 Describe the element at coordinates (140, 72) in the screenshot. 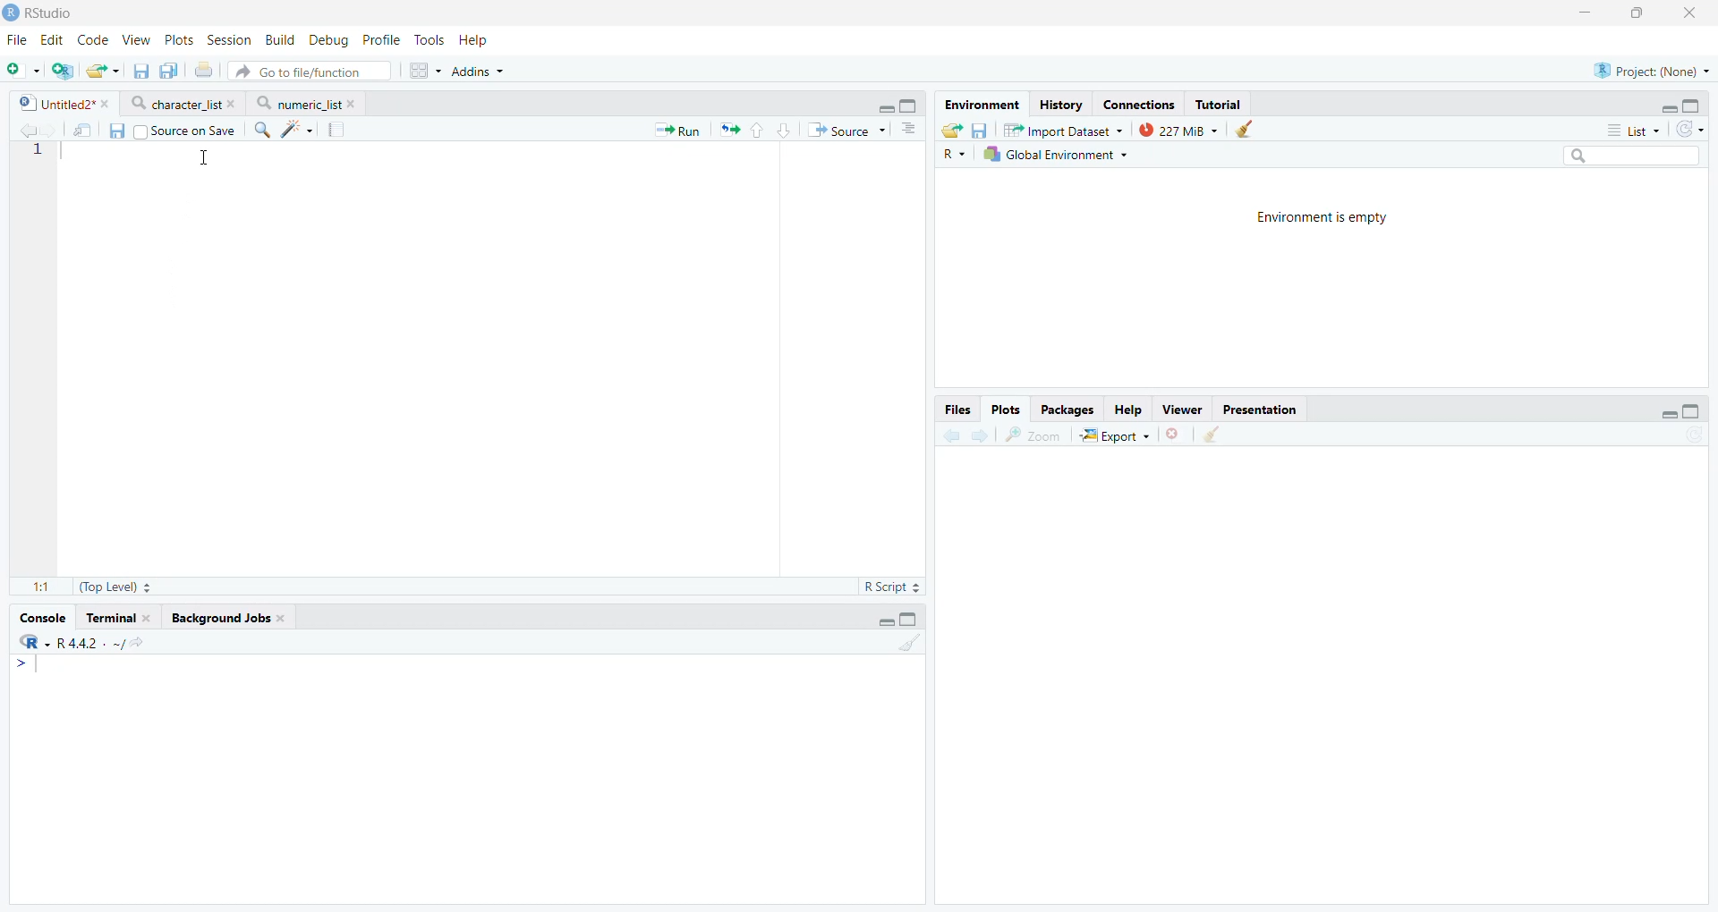

I see `Save current file` at that location.